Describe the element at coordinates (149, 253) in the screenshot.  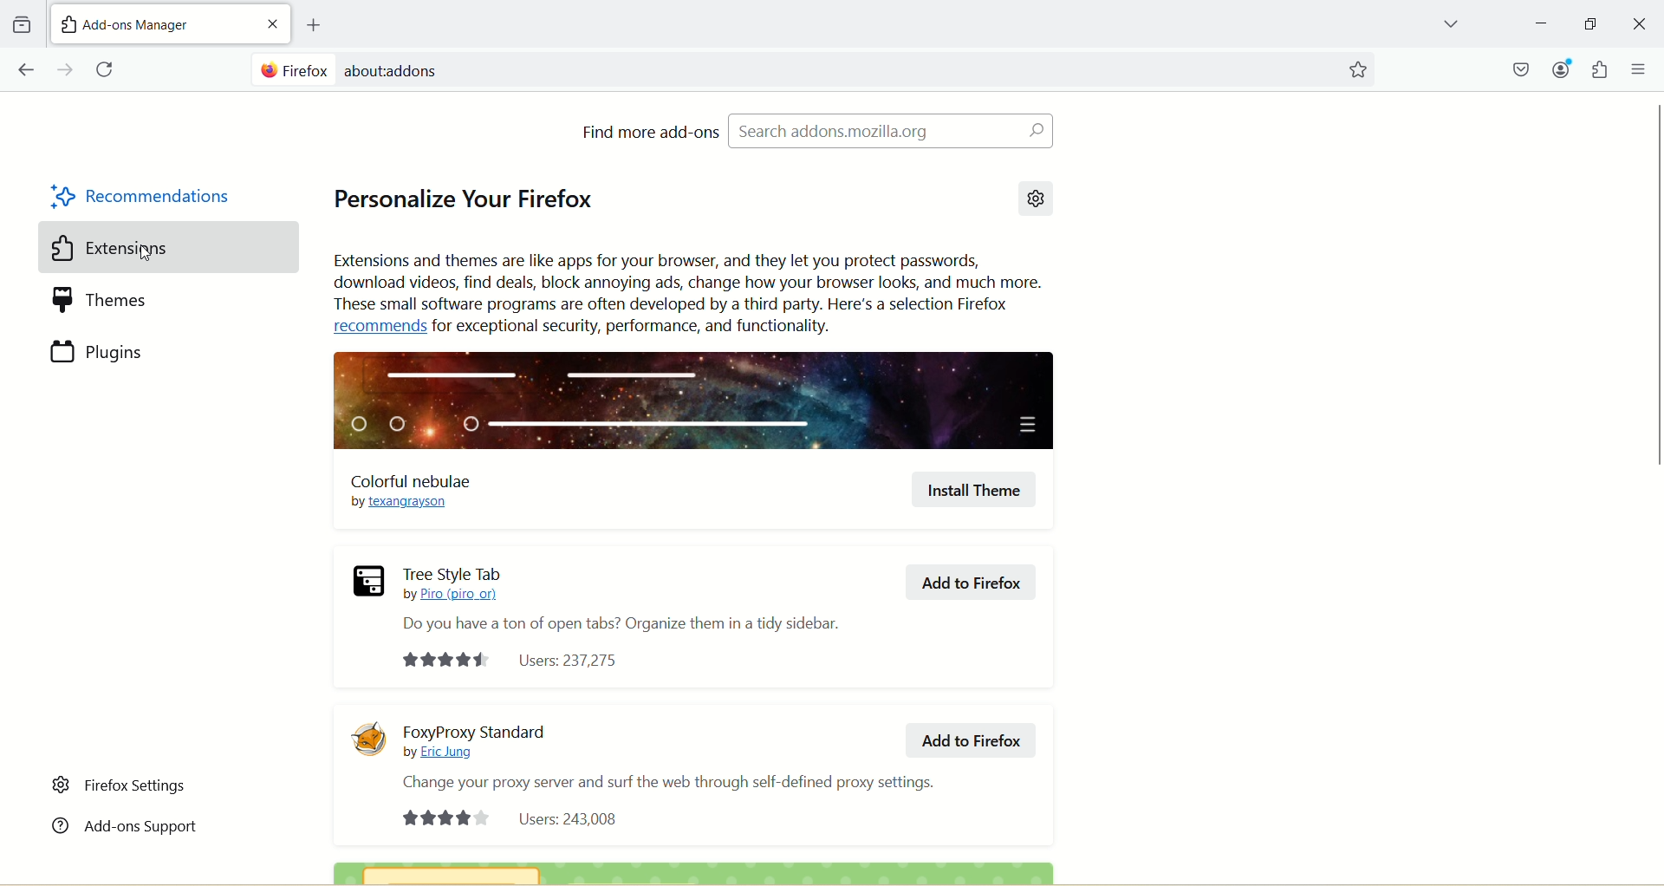
I see `Cursor` at that location.